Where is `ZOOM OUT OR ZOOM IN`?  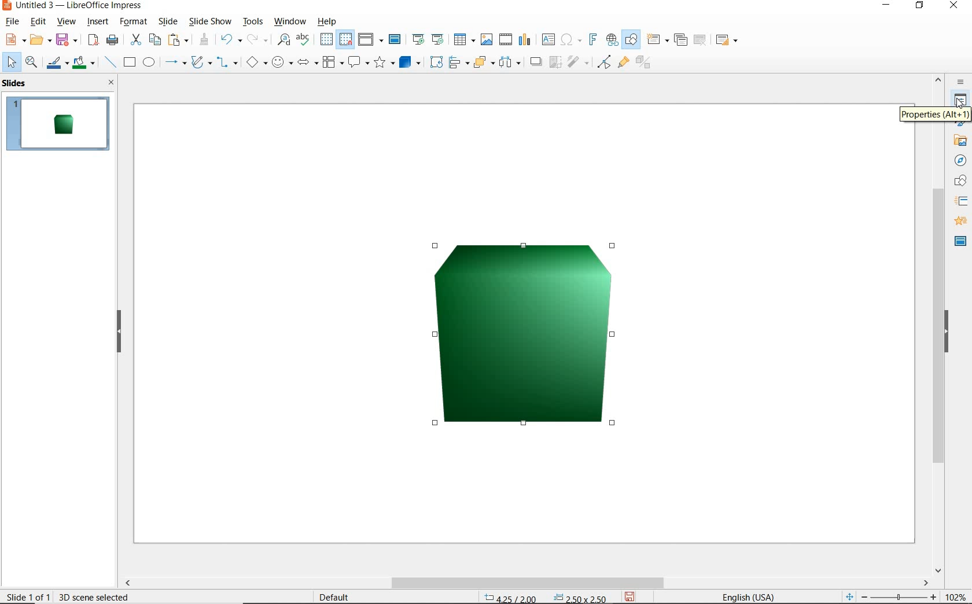 ZOOM OUT OR ZOOM IN is located at coordinates (889, 596).